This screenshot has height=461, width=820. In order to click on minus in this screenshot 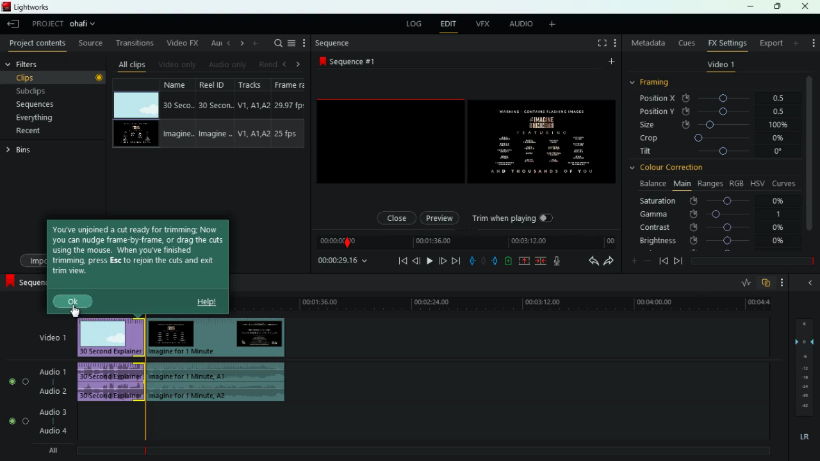, I will do `click(650, 261)`.